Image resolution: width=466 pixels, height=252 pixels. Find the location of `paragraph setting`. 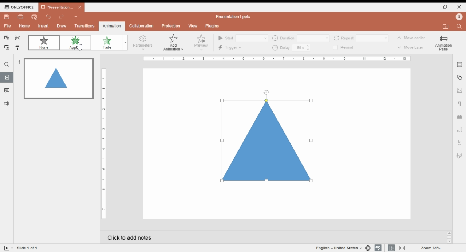

paragraph setting is located at coordinates (461, 103).